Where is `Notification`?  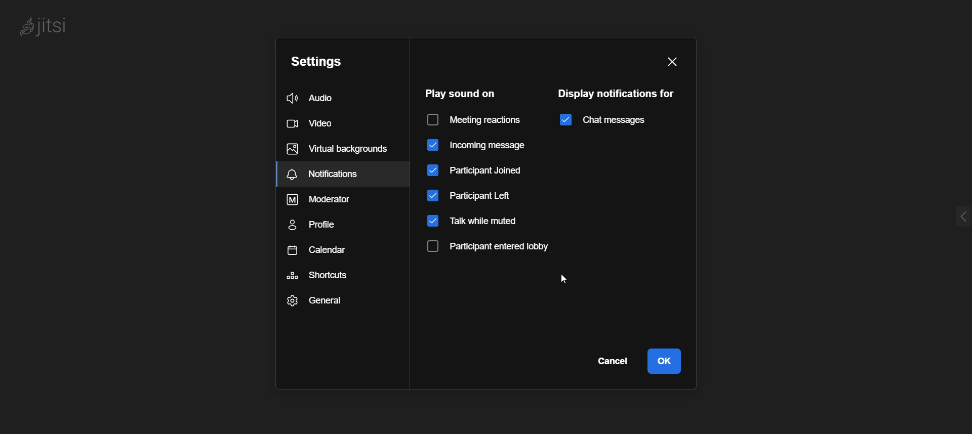
Notification is located at coordinates (342, 174).